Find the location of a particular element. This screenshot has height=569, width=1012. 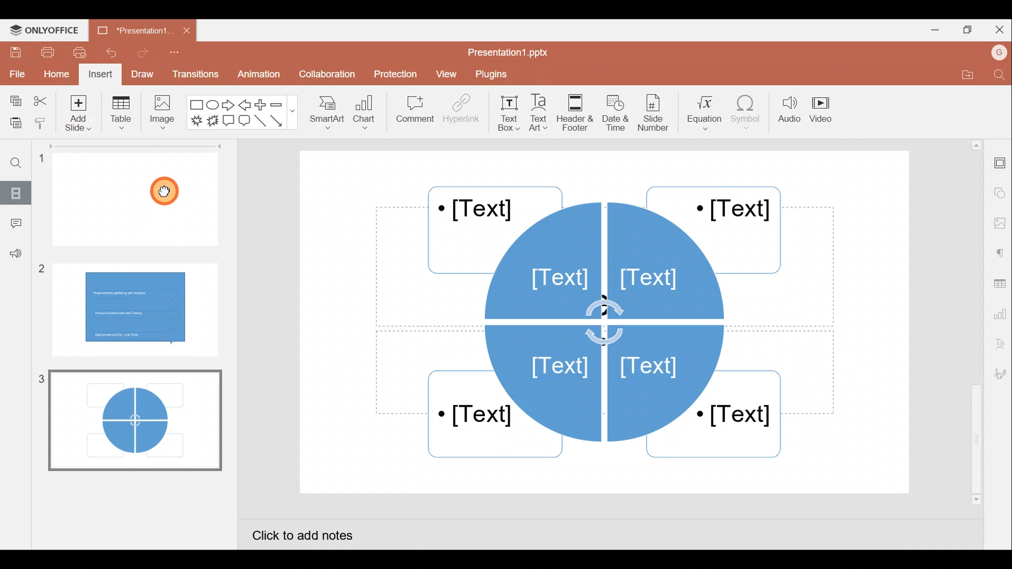

Image is located at coordinates (164, 116).